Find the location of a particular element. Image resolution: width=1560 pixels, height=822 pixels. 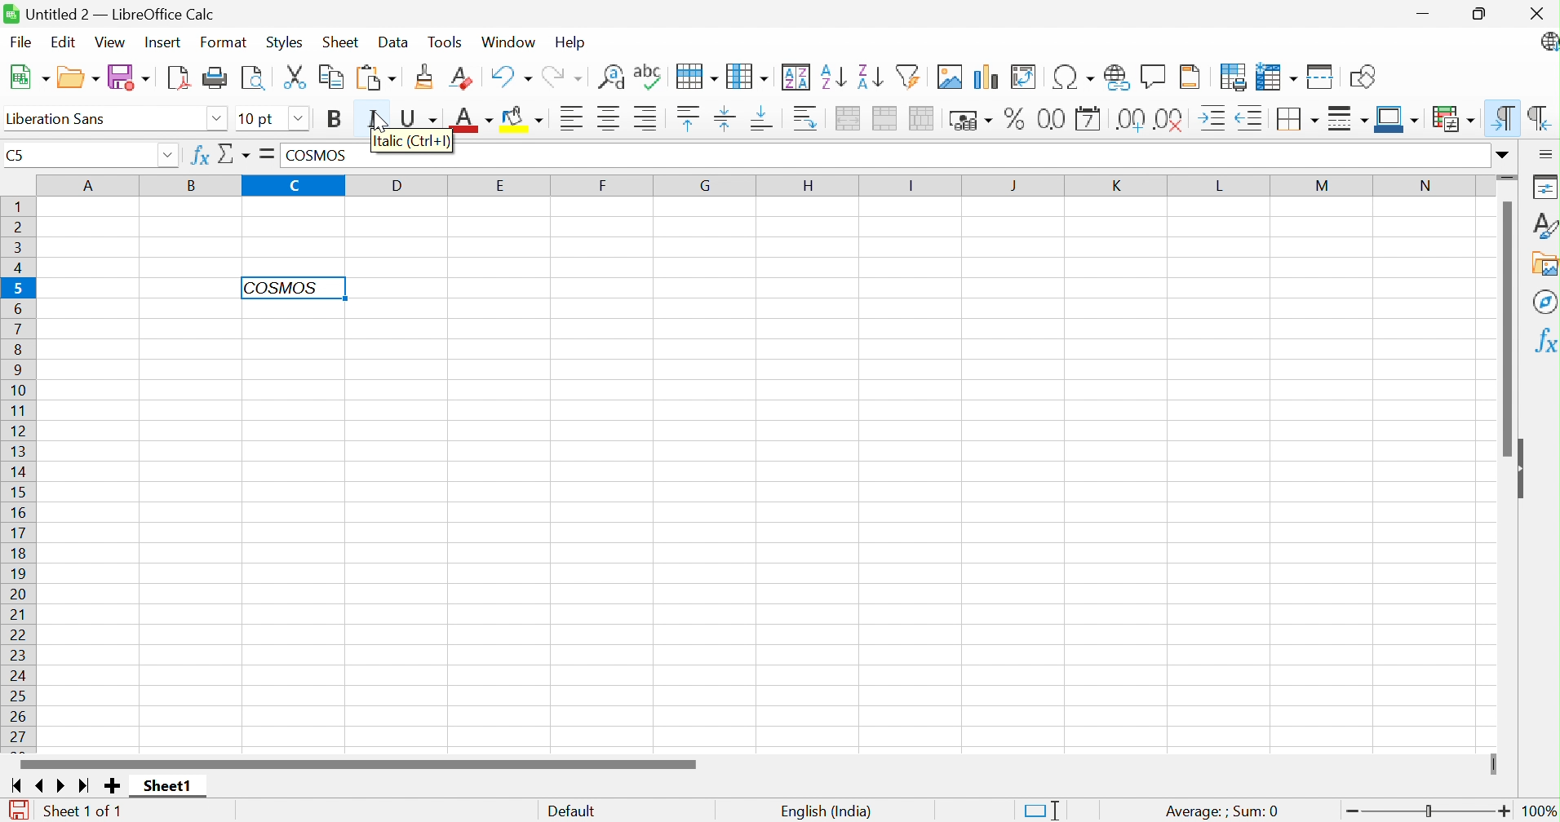

Merge and center or unmerge cells depending on the current toggle state is located at coordinates (846, 120).